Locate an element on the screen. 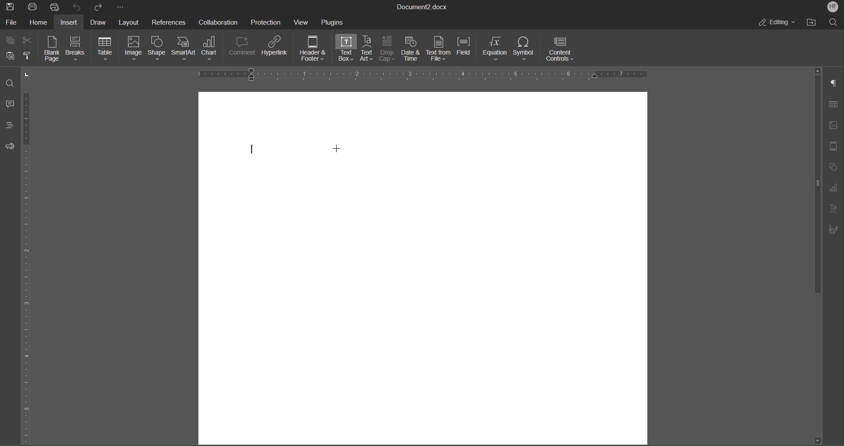  Breaks is located at coordinates (77, 49).